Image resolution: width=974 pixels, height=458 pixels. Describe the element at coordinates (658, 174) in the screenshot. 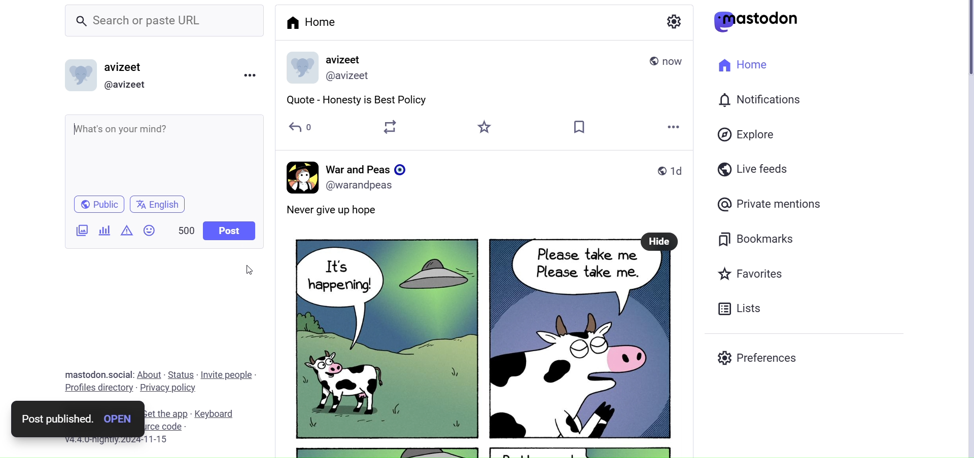

I see `public` at that location.